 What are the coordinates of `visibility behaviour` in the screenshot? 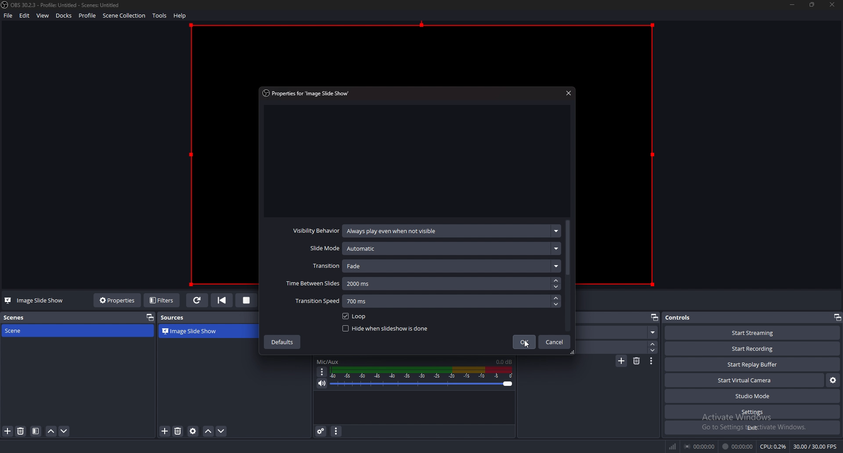 It's located at (424, 231).